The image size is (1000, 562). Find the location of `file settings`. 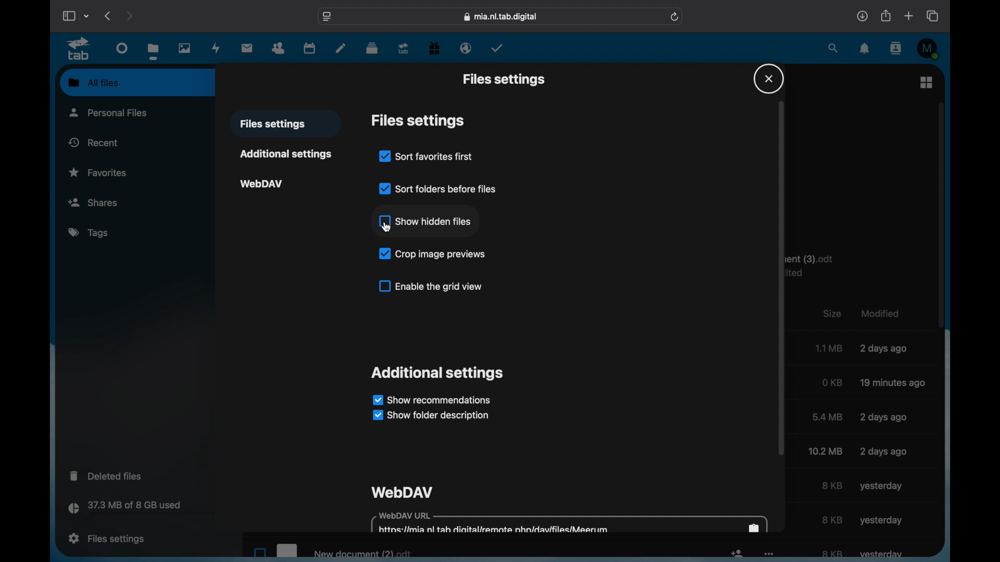

file settings is located at coordinates (106, 538).